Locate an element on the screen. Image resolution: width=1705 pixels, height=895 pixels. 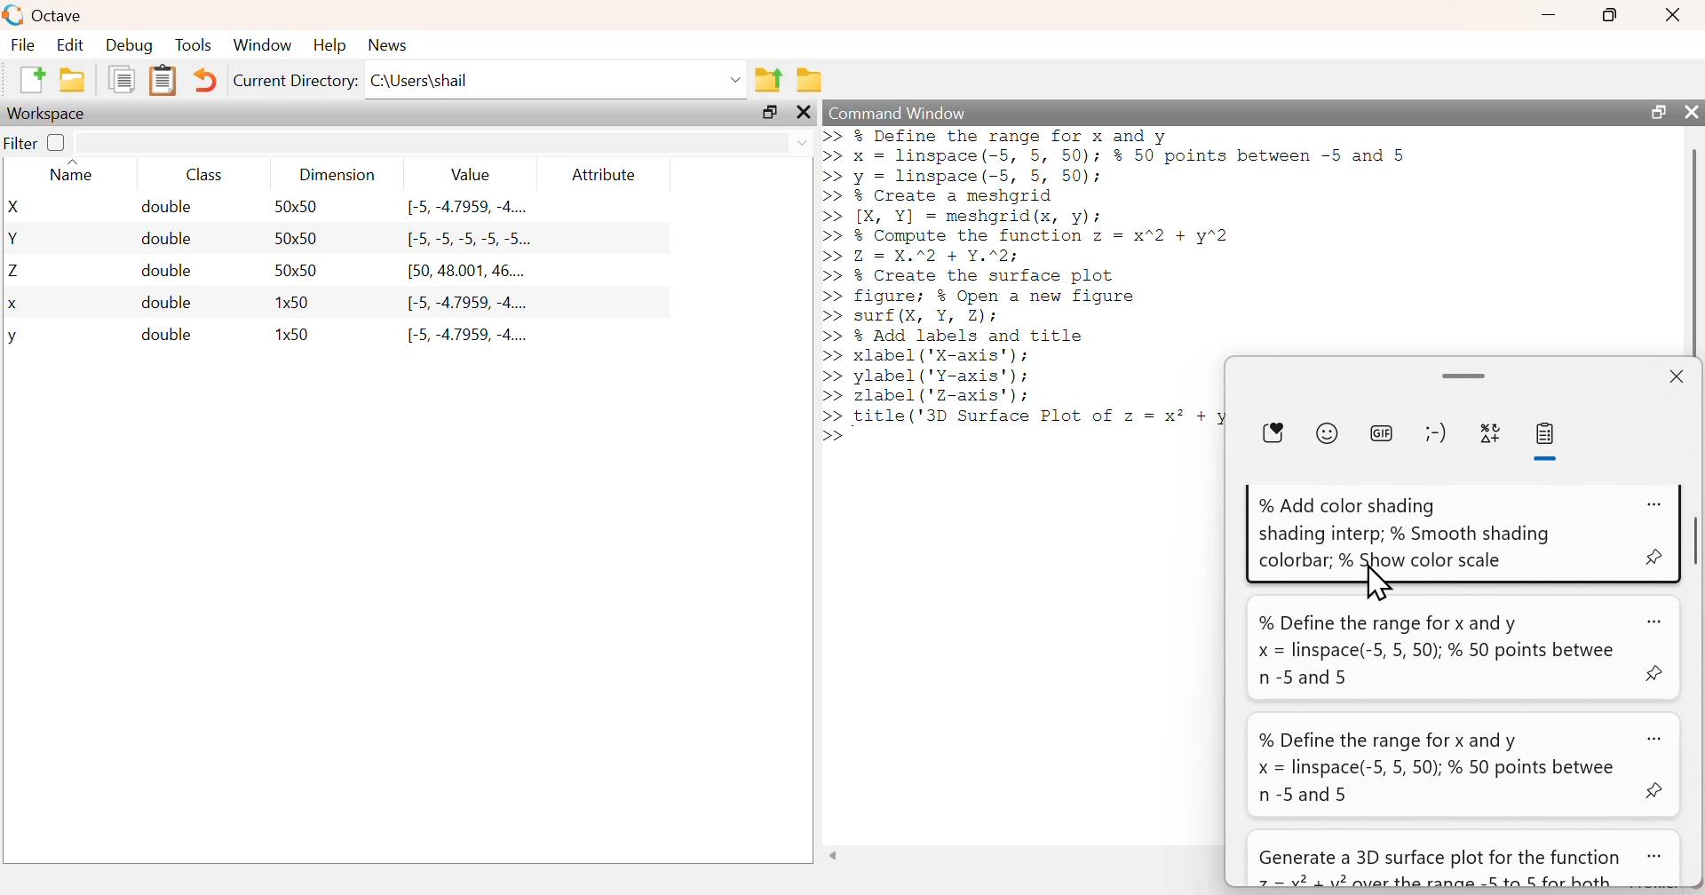
[-5, -4.7959, -4.... is located at coordinates (470, 336).